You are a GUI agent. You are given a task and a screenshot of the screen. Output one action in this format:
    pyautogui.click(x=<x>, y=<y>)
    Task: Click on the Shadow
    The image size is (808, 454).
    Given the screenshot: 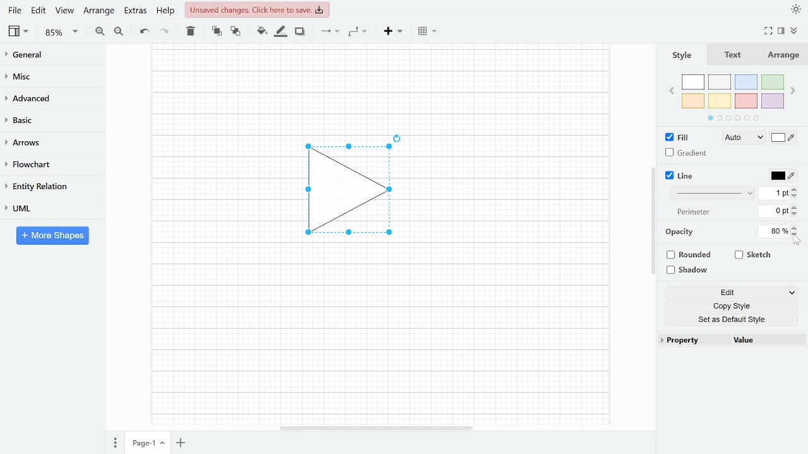 What is the action you would take?
    pyautogui.click(x=300, y=32)
    